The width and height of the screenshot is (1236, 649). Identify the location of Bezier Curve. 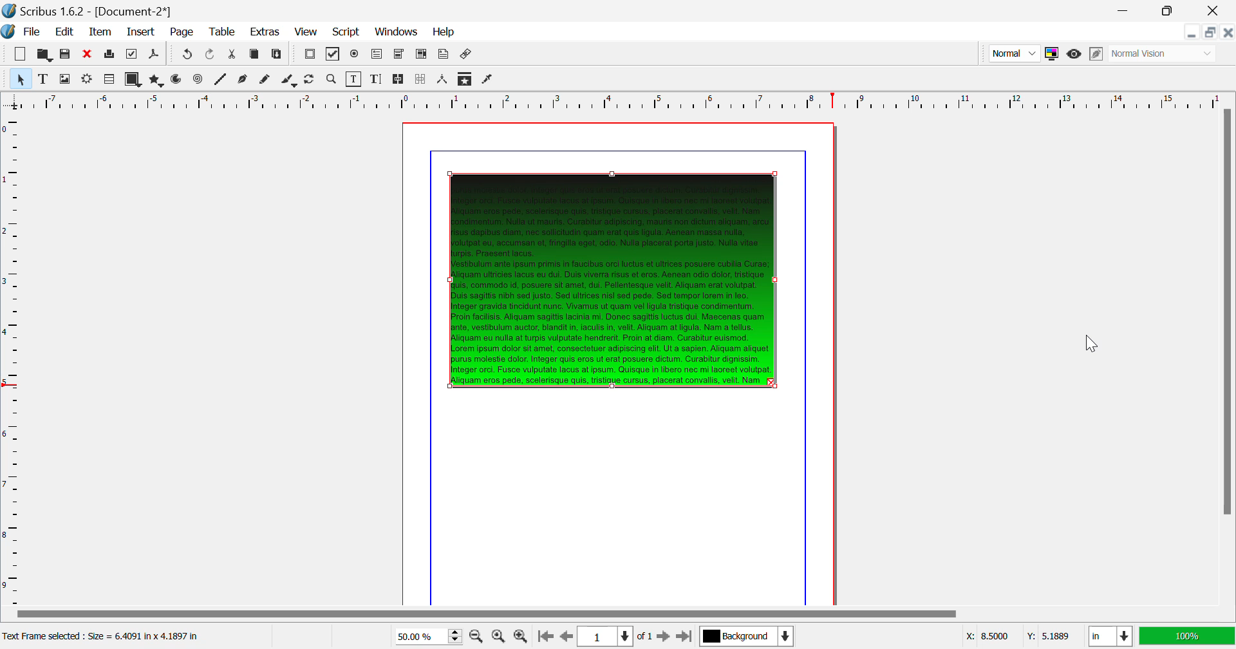
(244, 80).